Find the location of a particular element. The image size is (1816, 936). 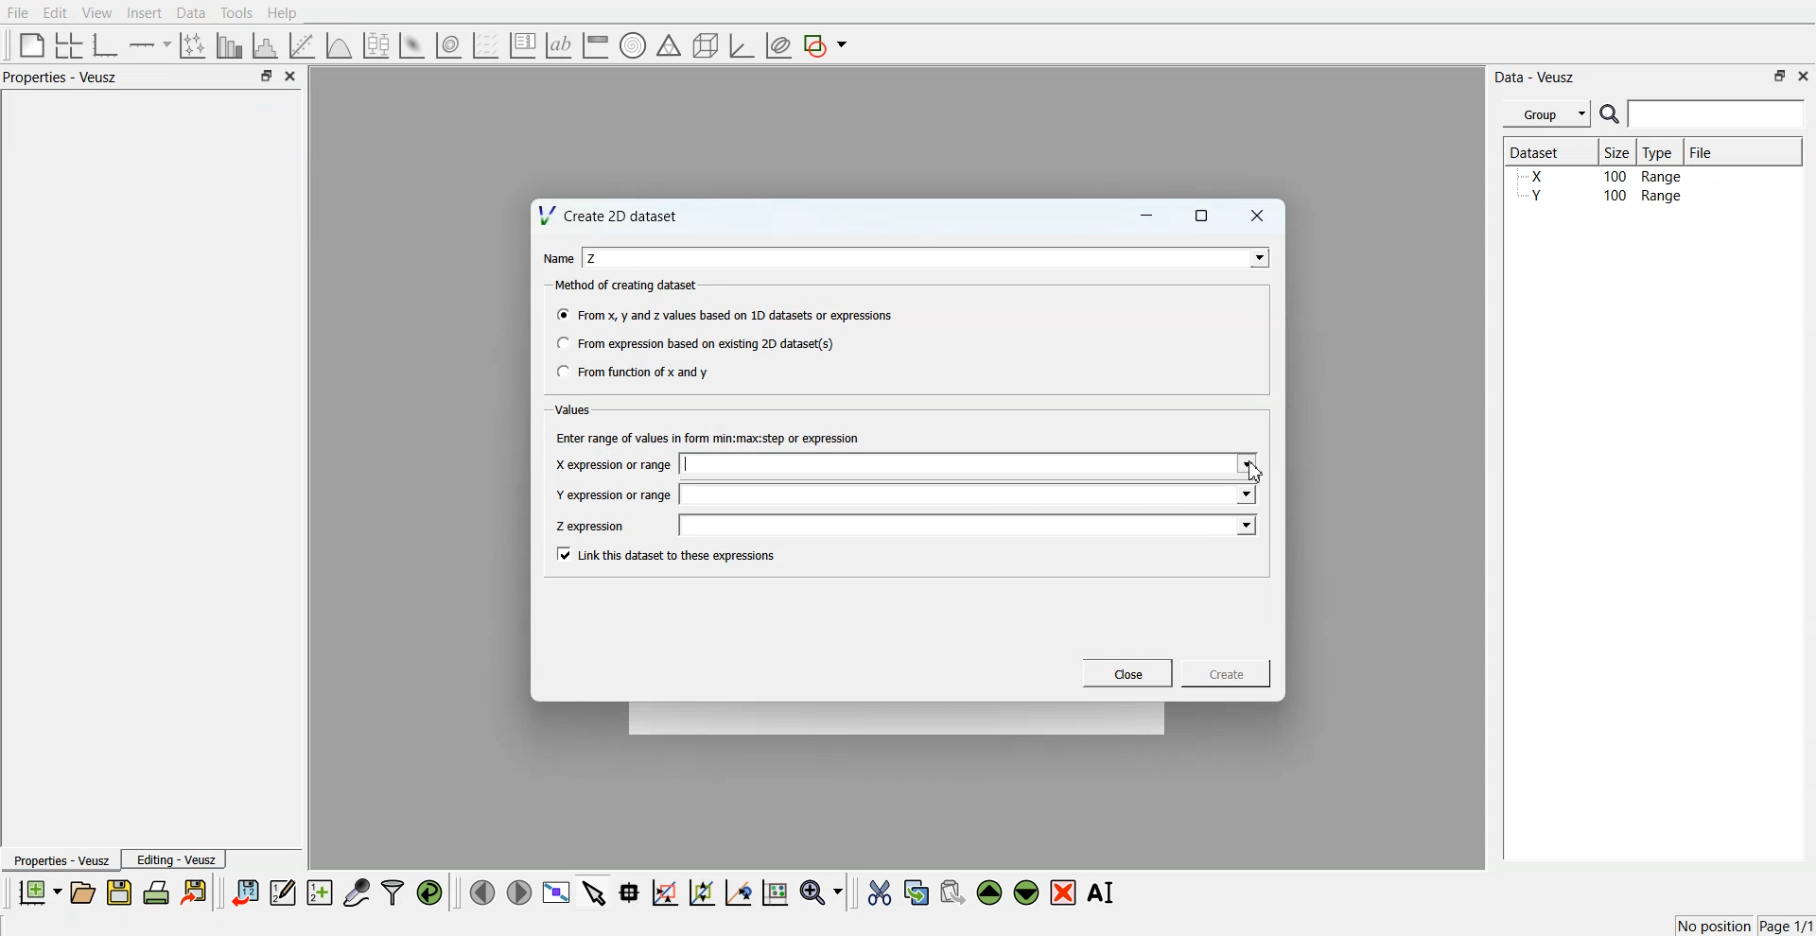

Maximize is located at coordinates (1202, 216).